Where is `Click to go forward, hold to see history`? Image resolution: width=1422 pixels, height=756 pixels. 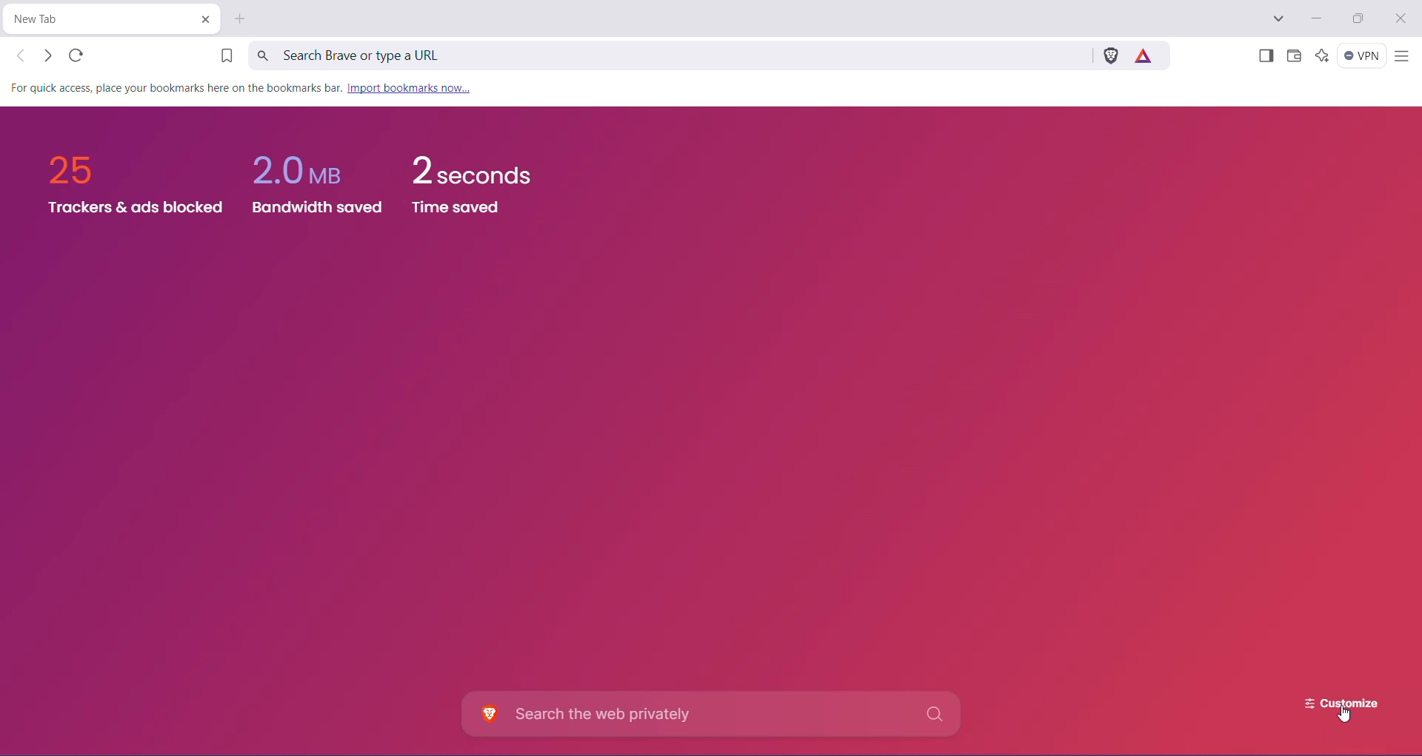
Click to go forward, hold to see history is located at coordinates (47, 55).